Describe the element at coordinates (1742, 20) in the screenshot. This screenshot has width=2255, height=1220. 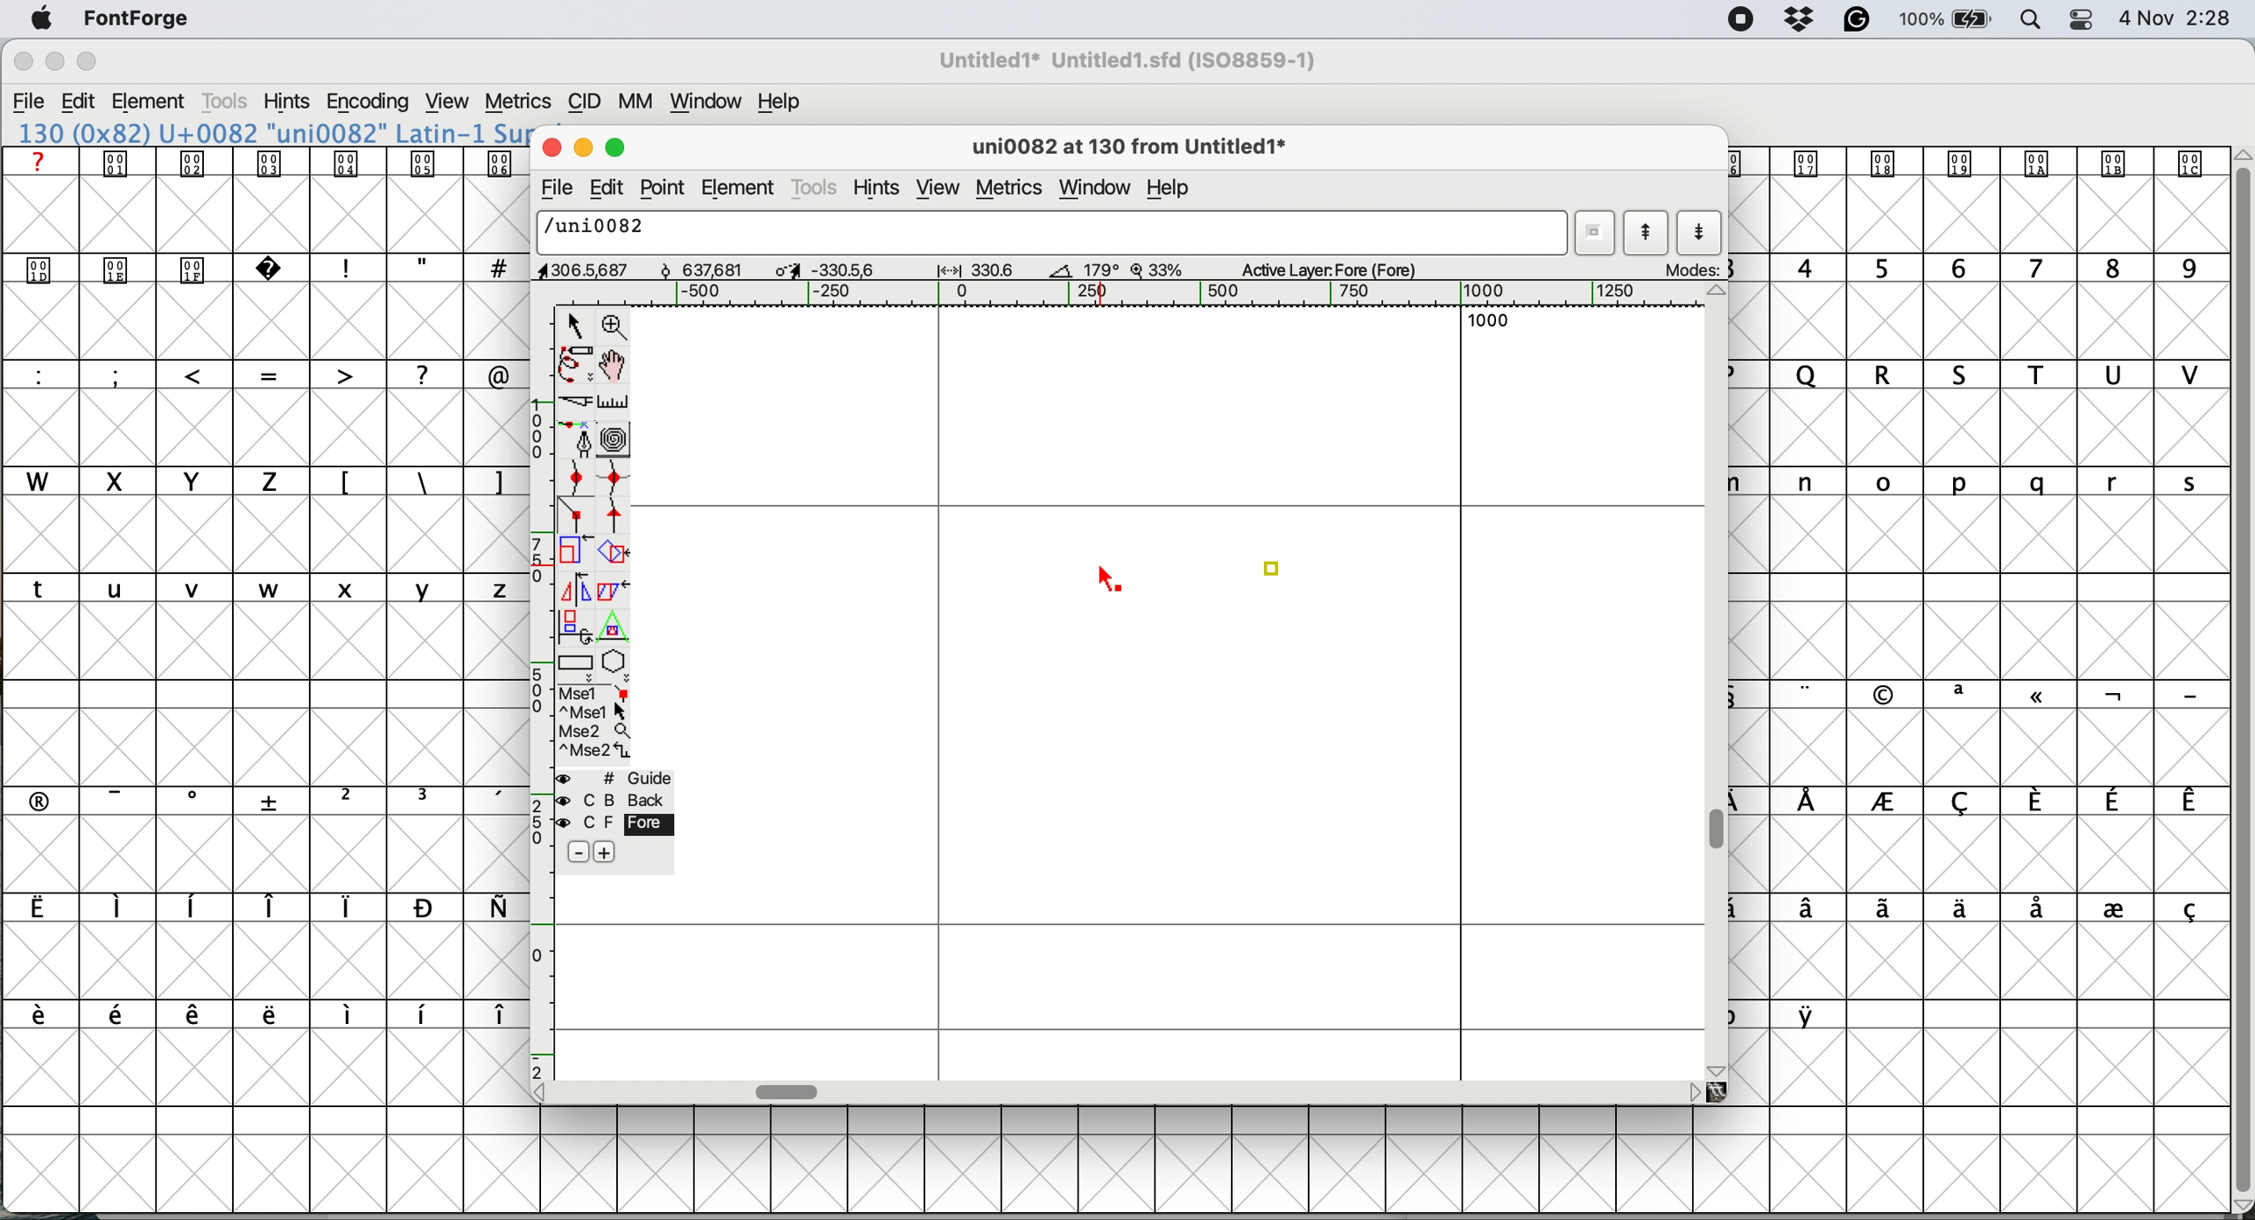
I see `screen recorder` at that location.